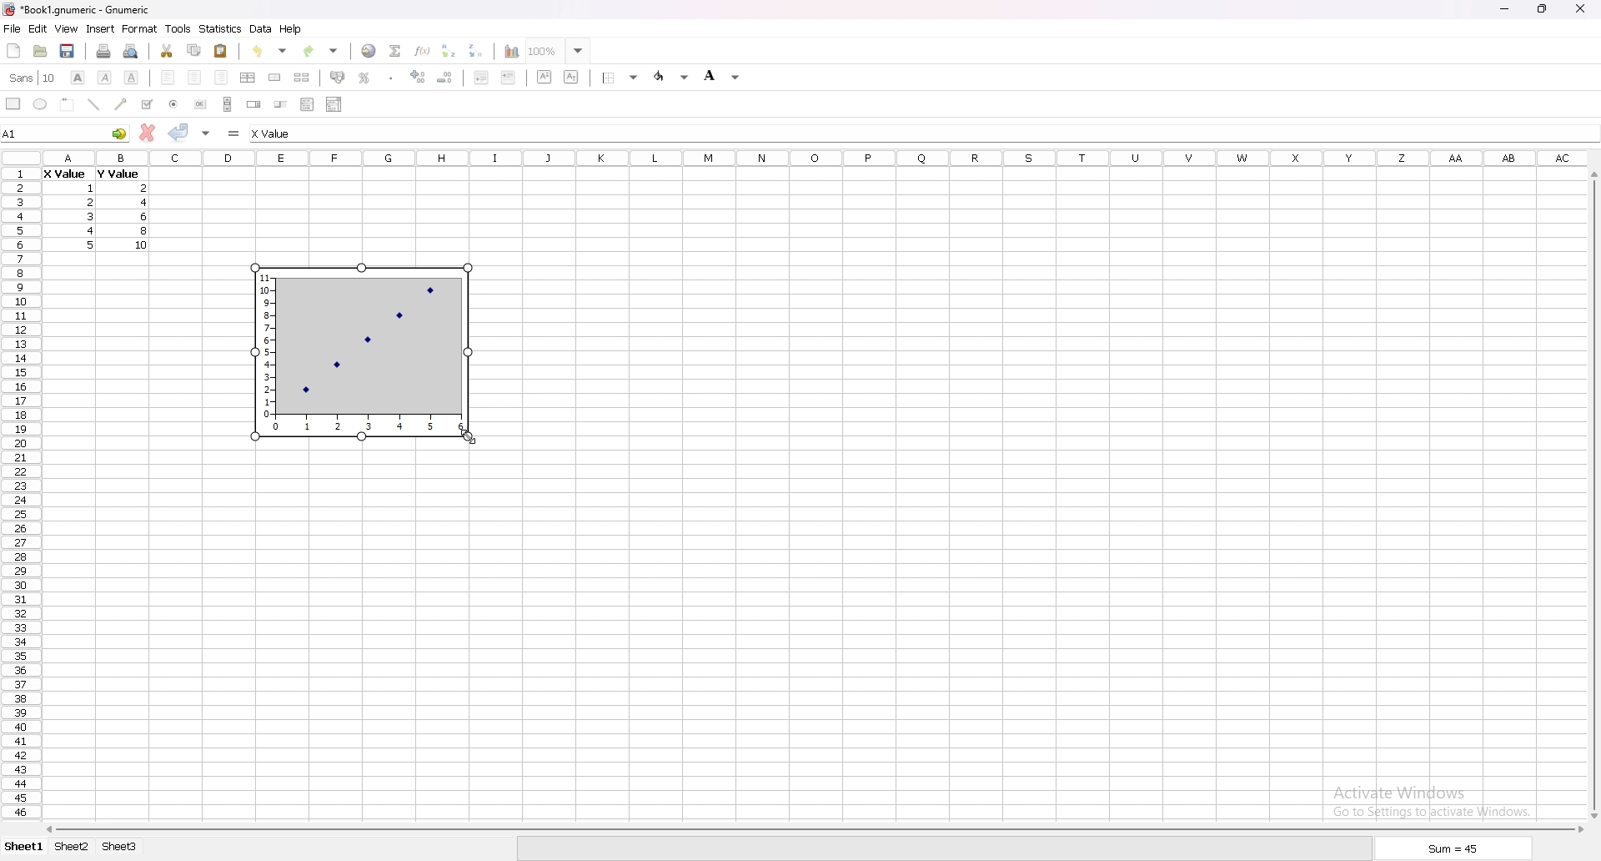 The image size is (1601, 861). I want to click on new, so click(14, 50).